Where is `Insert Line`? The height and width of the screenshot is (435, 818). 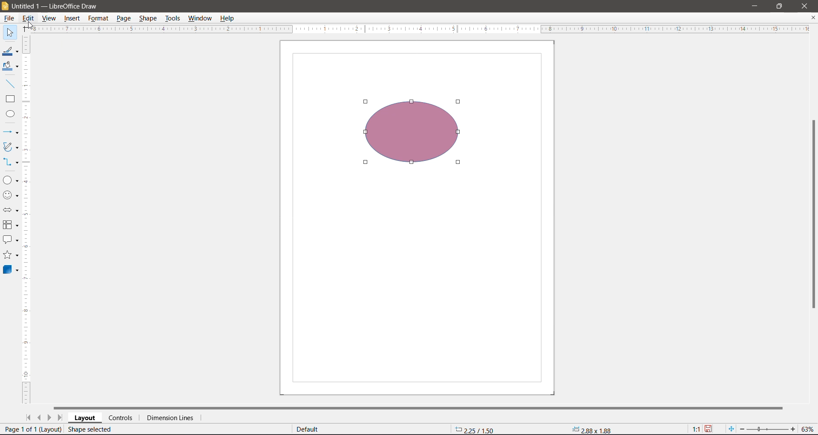 Insert Line is located at coordinates (10, 83).